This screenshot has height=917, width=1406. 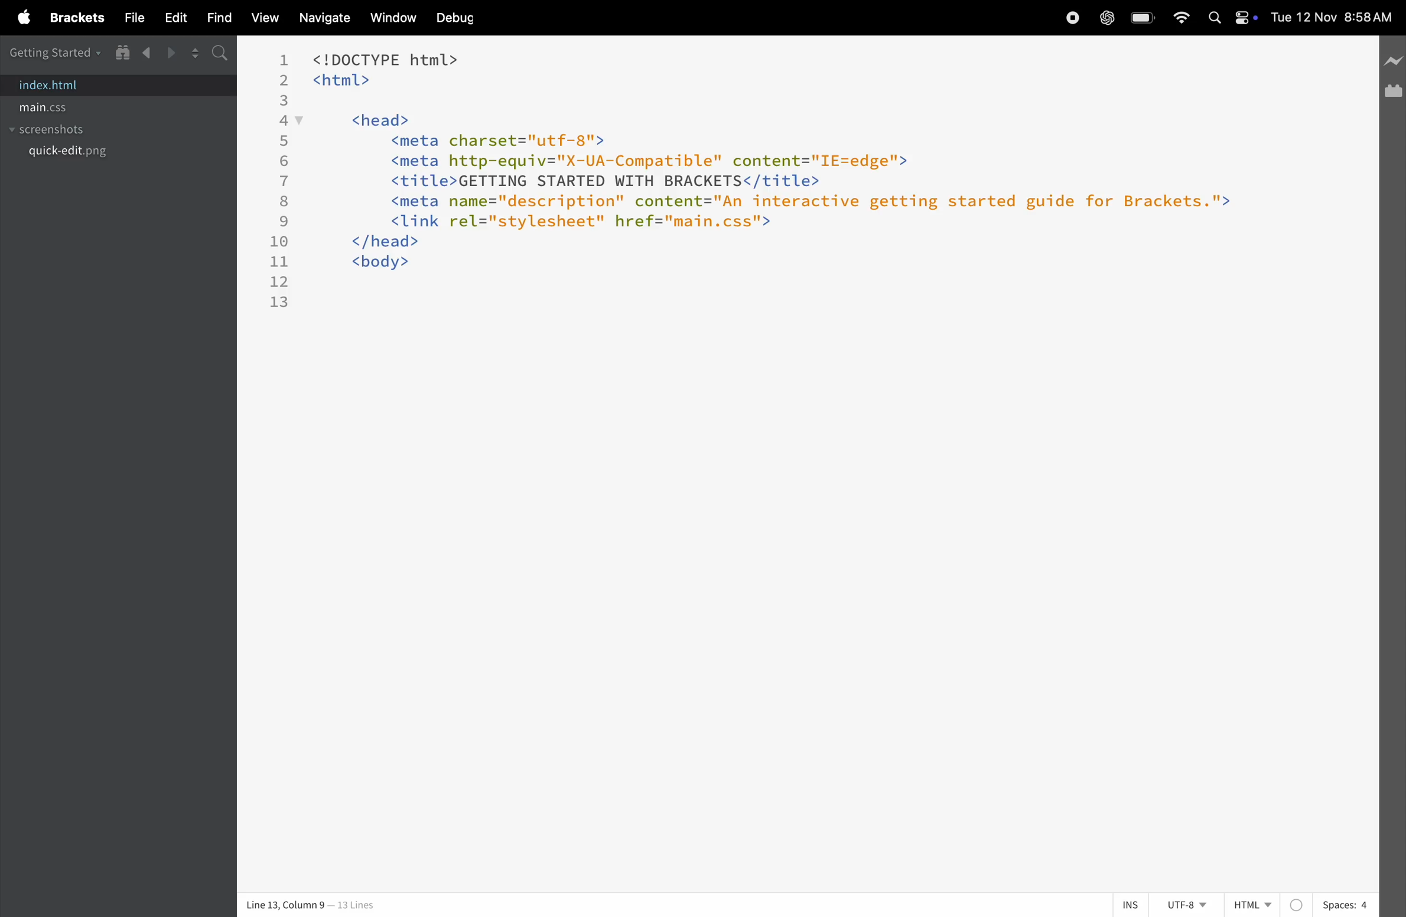 I want to click on edit, so click(x=174, y=19).